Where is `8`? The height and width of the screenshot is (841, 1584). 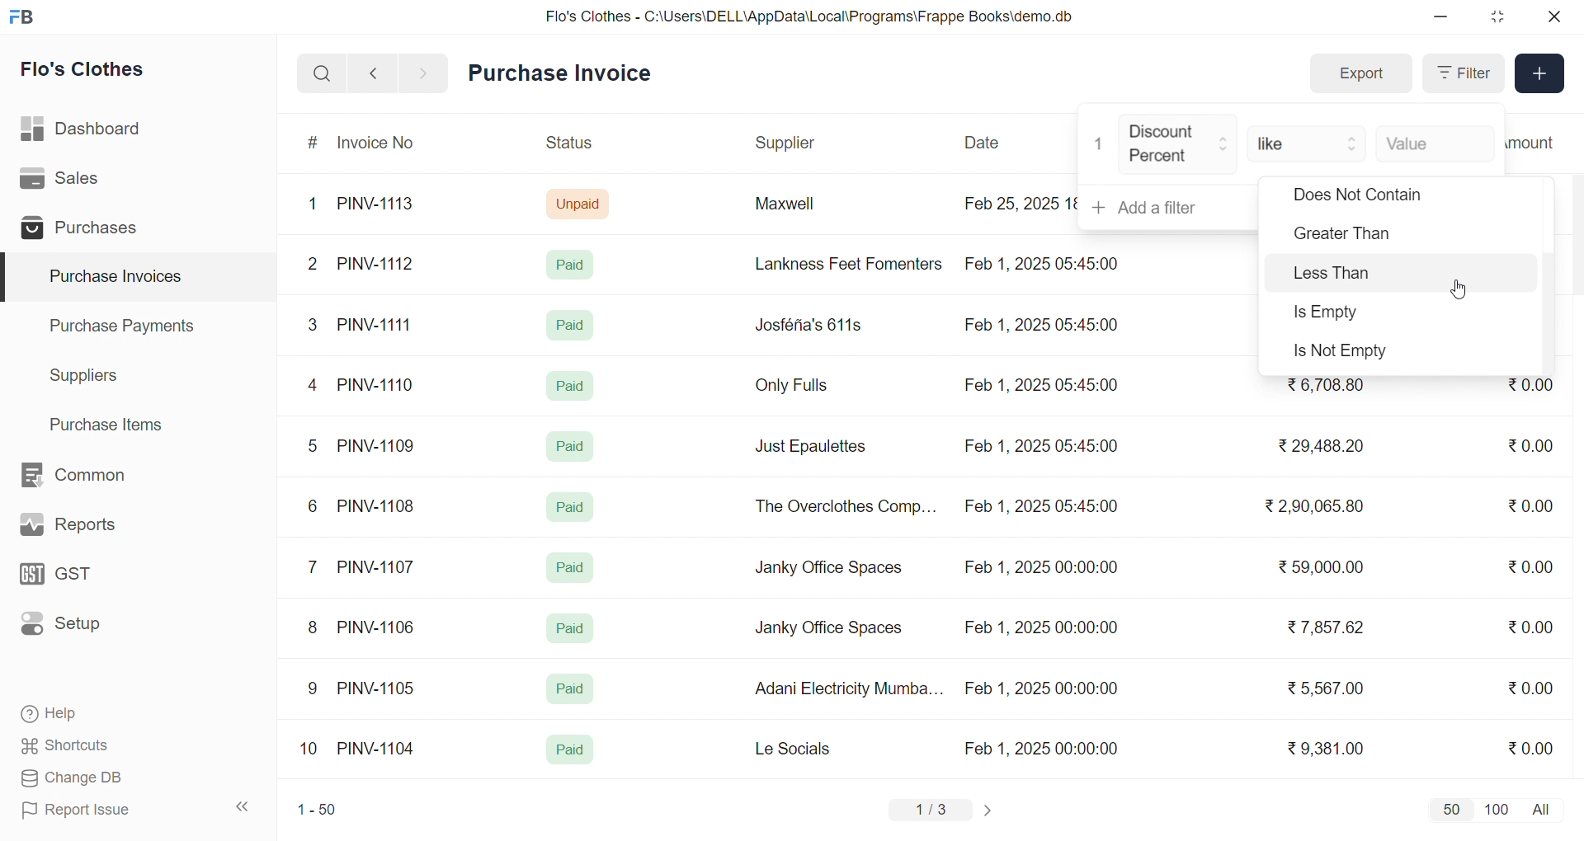
8 is located at coordinates (313, 629).